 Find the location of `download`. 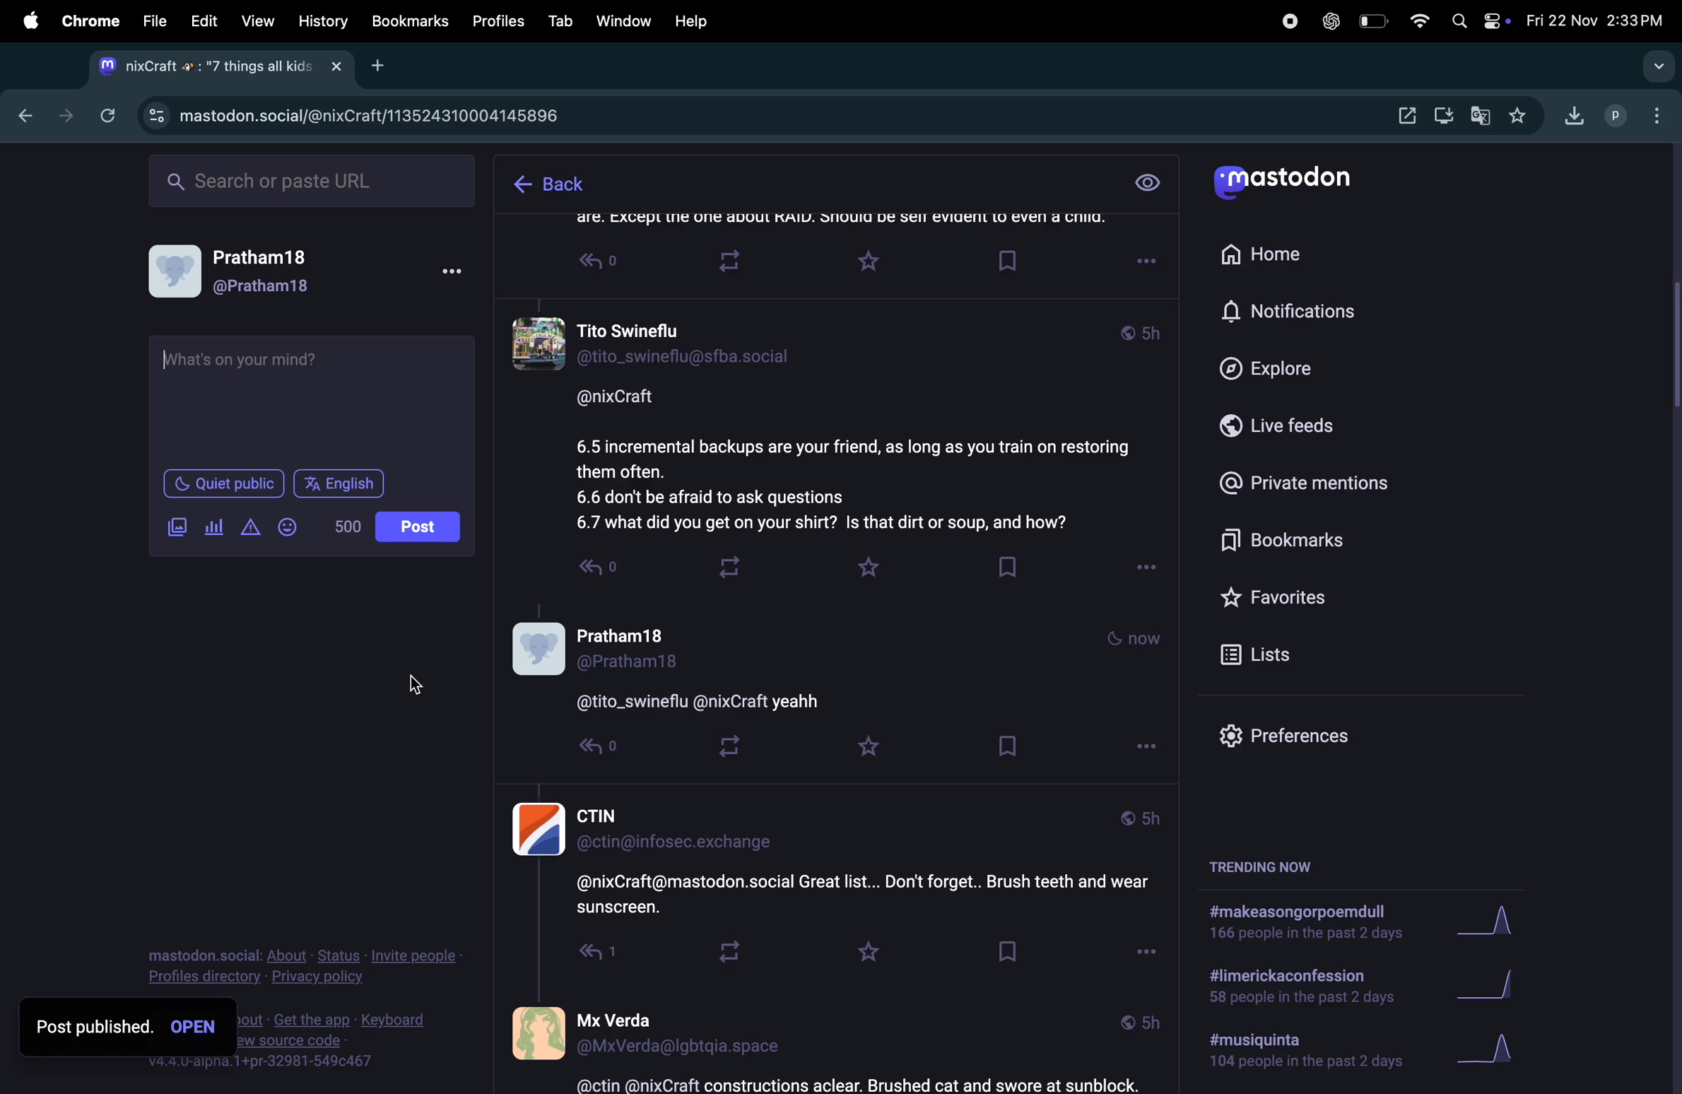

download is located at coordinates (1445, 116).